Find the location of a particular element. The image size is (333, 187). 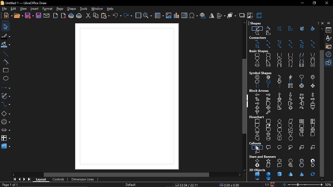

line connector is located at coordinates (268, 47).